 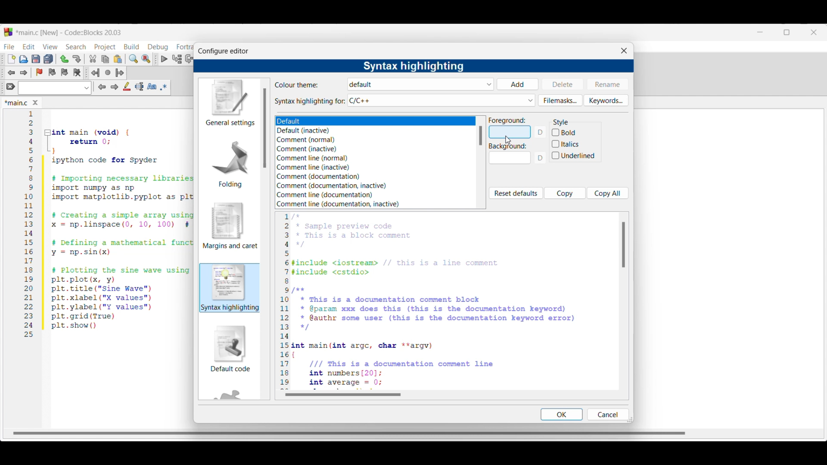 What do you see at coordinates (146, 59) in the screenshot?
I see `Replace` at bounding box center [146, 59].